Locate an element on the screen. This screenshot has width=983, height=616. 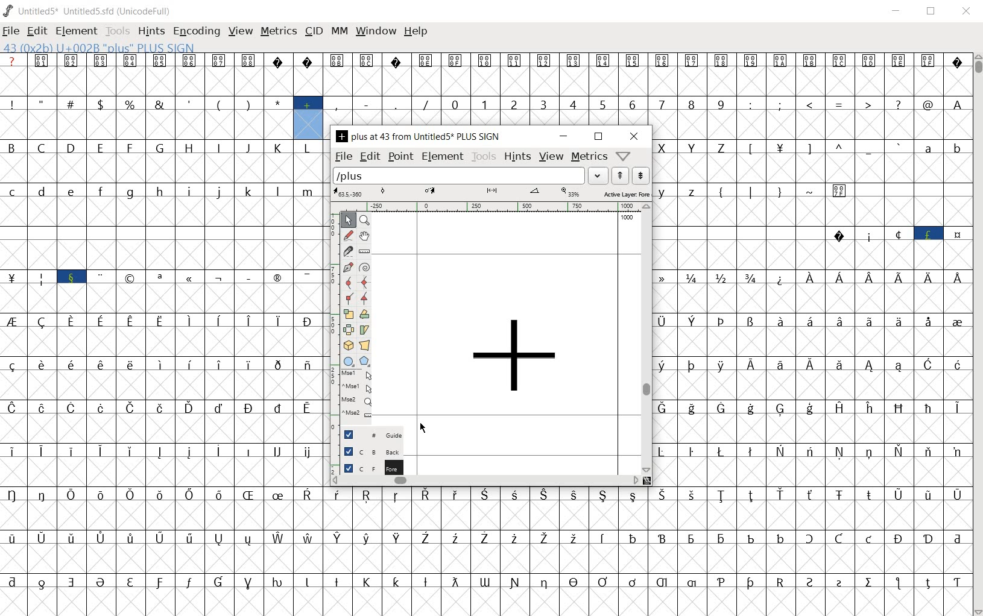
cut splines in two is located at coordinates (347, 252).